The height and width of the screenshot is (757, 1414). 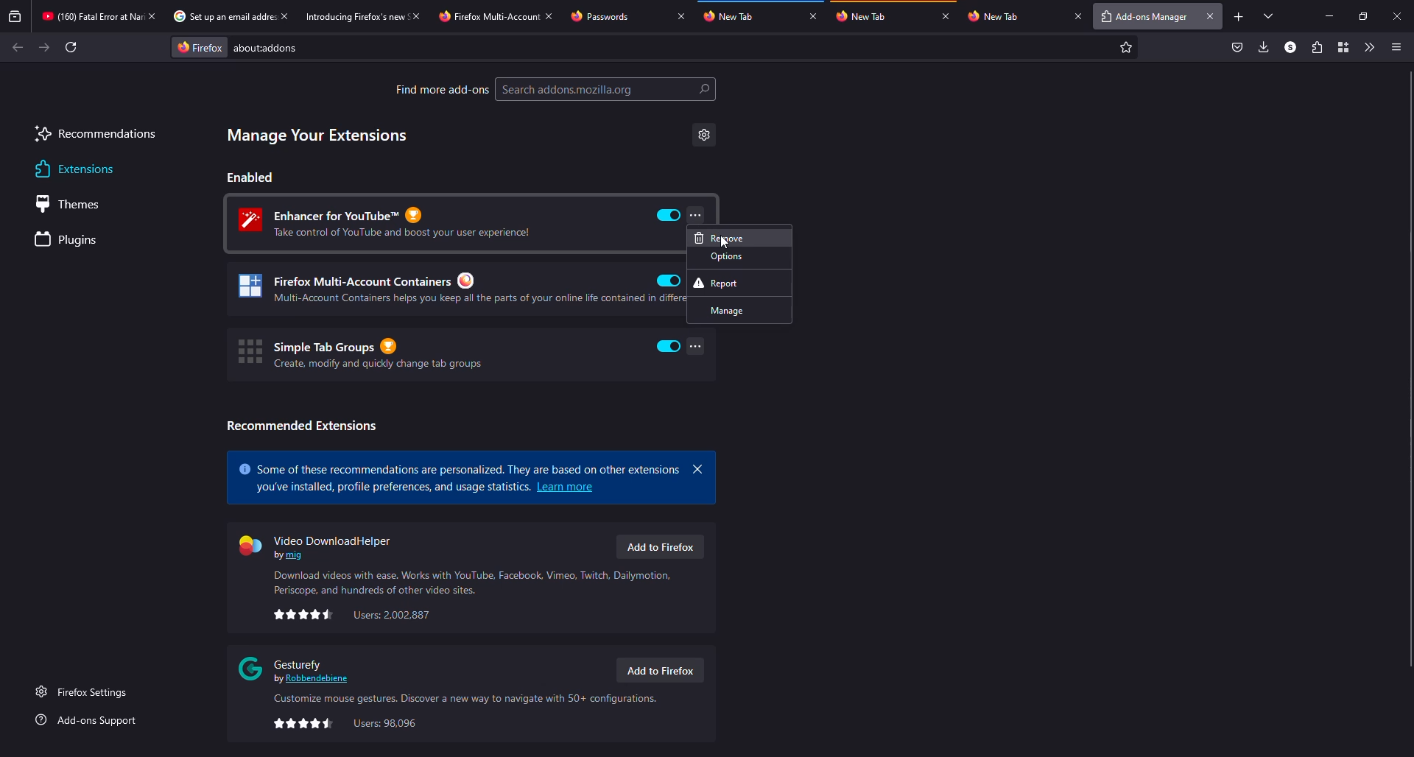 What do you see at coordinates (1238, 46) in the screenshot?
I see `save to packet` at bounding box center [1238, 46].